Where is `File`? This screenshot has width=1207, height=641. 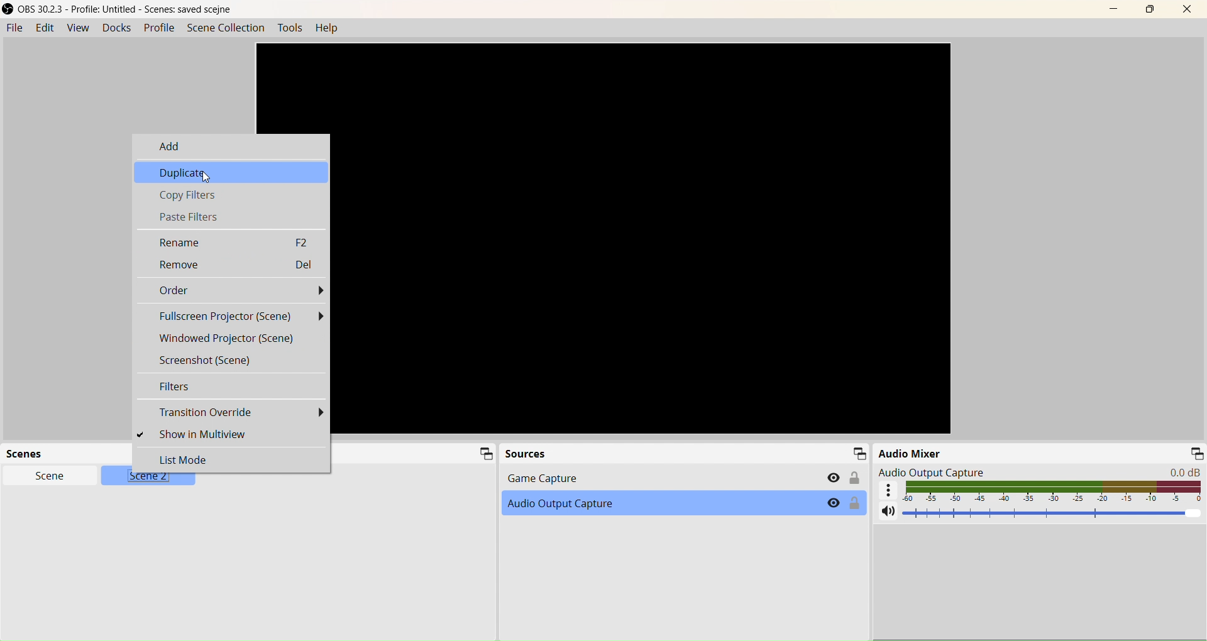
File is located at coordinates (14, 28).